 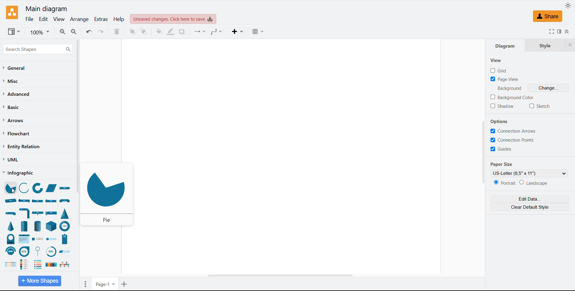 I want to click on ribbon double folded, so click(x=25, y=200).